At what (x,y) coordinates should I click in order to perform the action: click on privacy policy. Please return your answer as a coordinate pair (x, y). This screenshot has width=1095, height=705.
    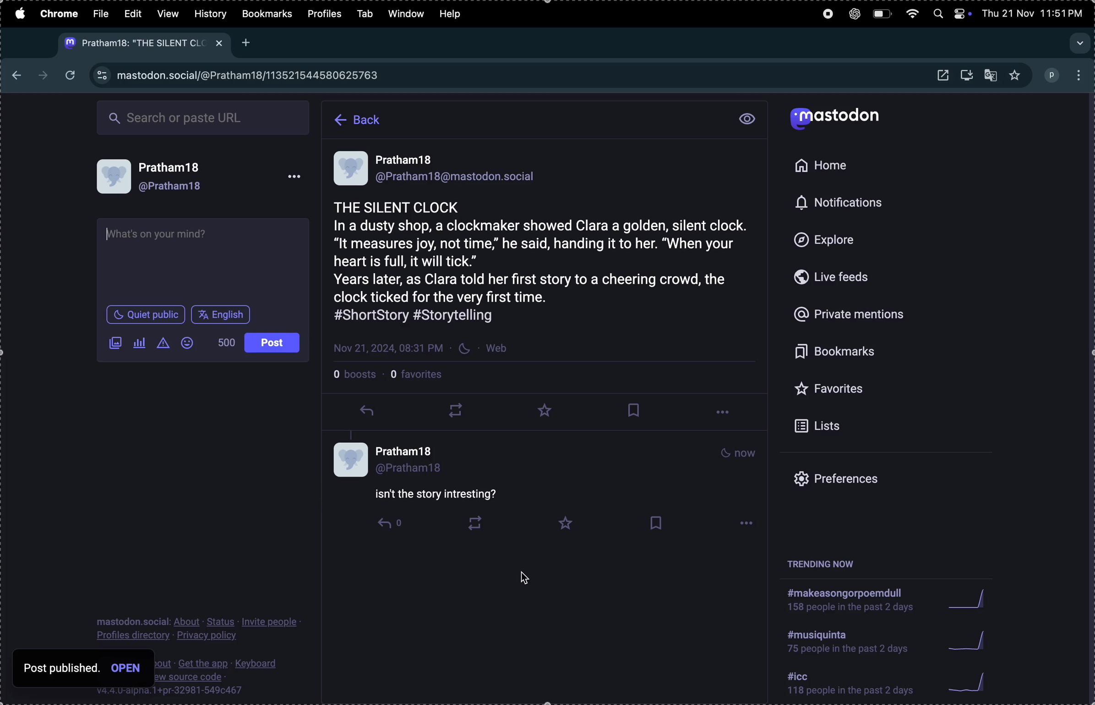
    Looking at the image, I should click on (203, 628).